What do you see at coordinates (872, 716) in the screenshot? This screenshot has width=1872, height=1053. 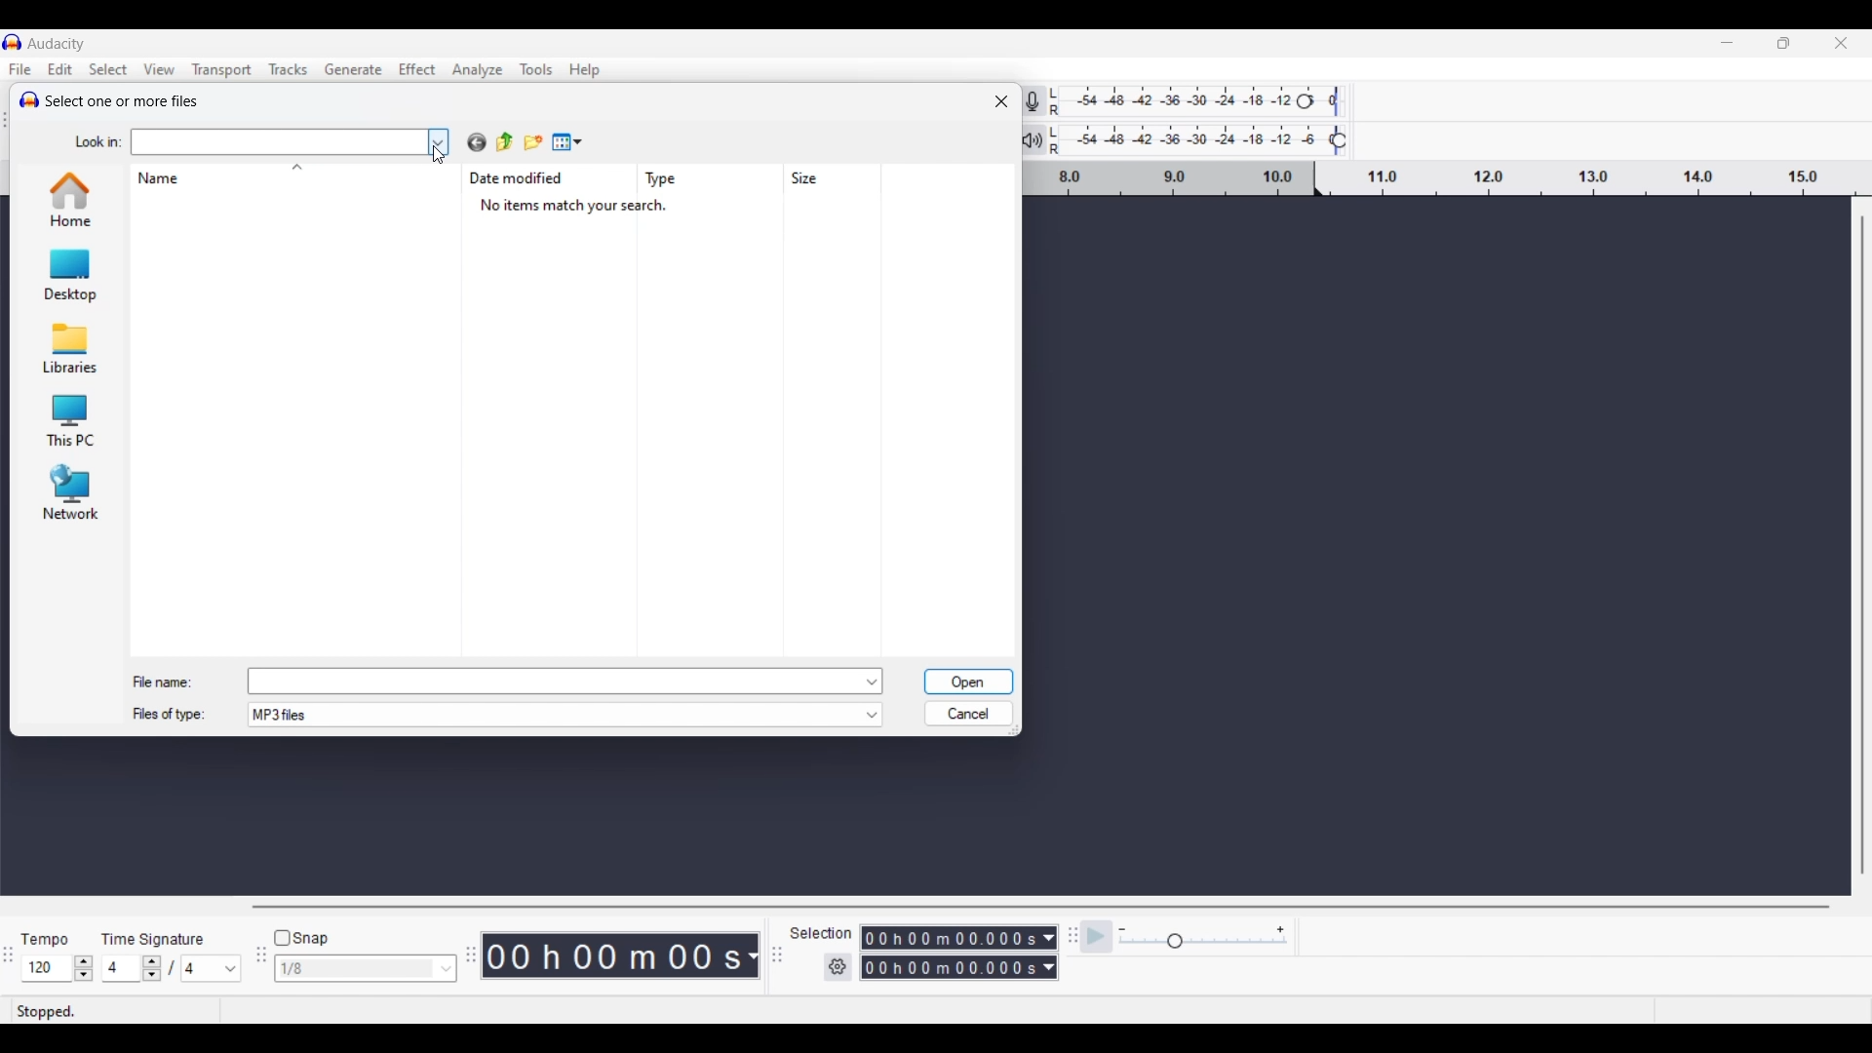 I see `File type options` at bounding box center [872, 716].